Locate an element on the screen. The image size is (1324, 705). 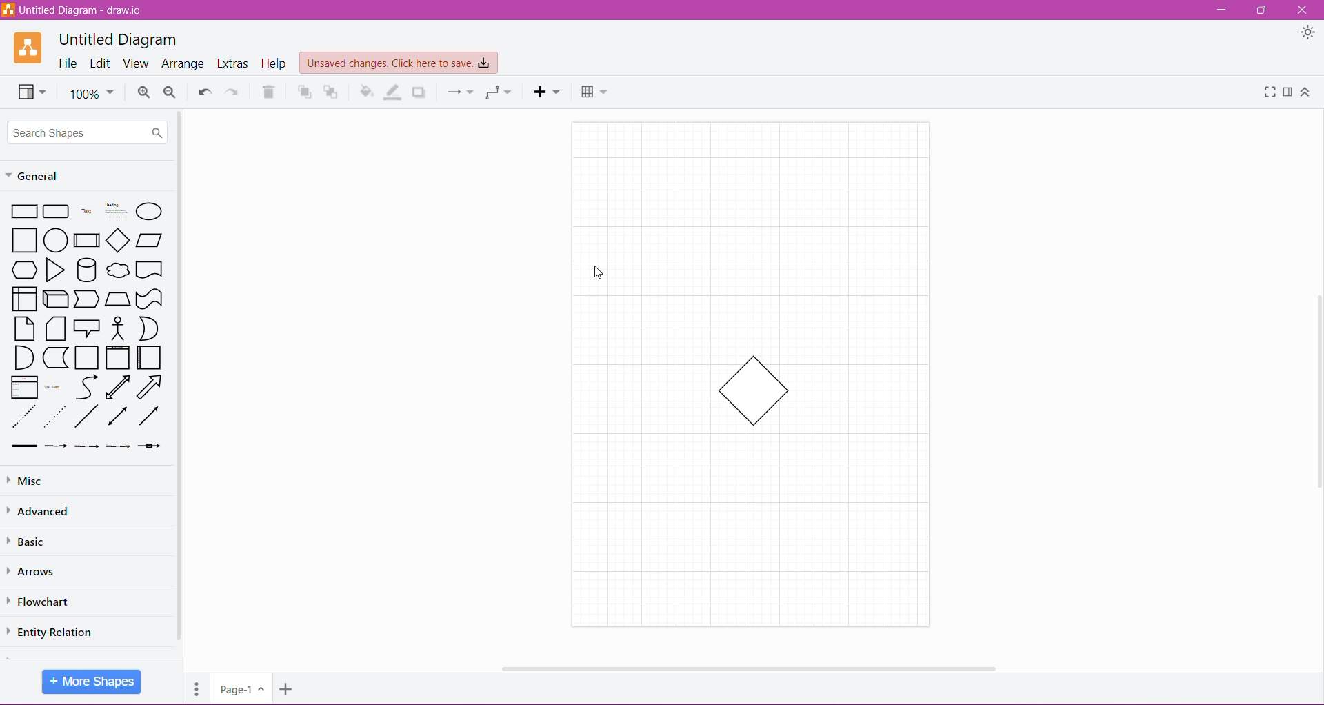
Available Shapes under General is located at coordinates (85, 329).